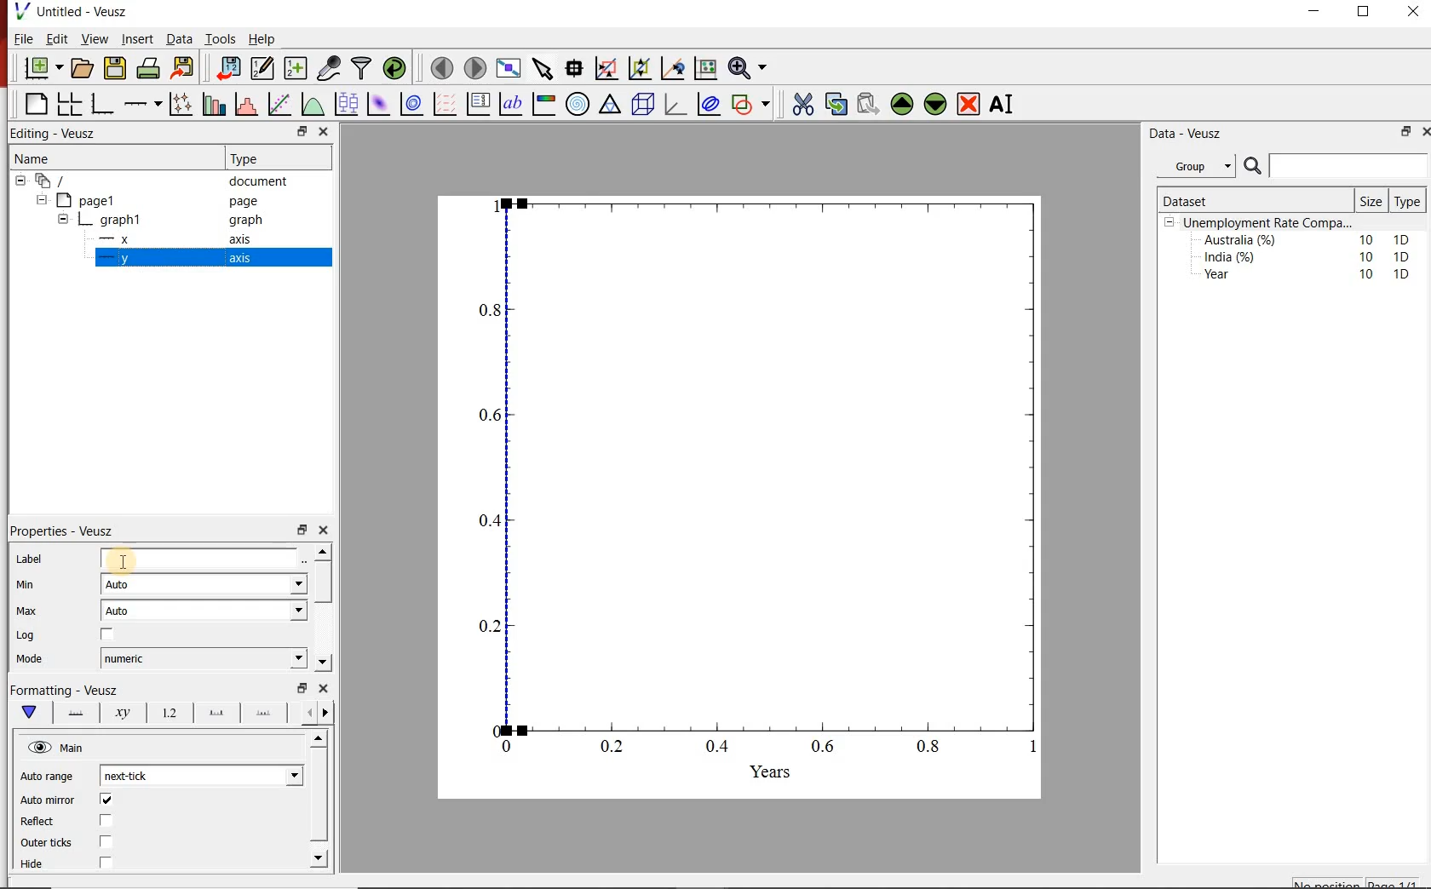 This screenshot has height=889, width=1431. What do you see at coordinates (835, 104) in the screenshot?
I see `copy the widgets` at bounding box center [835, 104].